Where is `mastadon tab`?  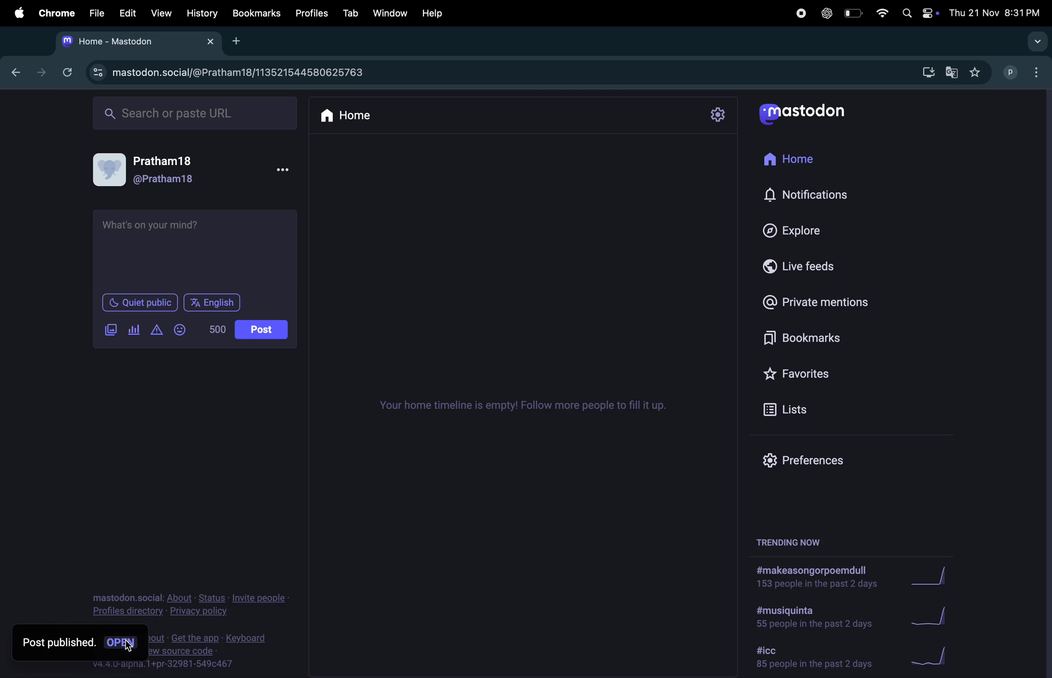
mastadon tab is located at coordinates (111, 42).